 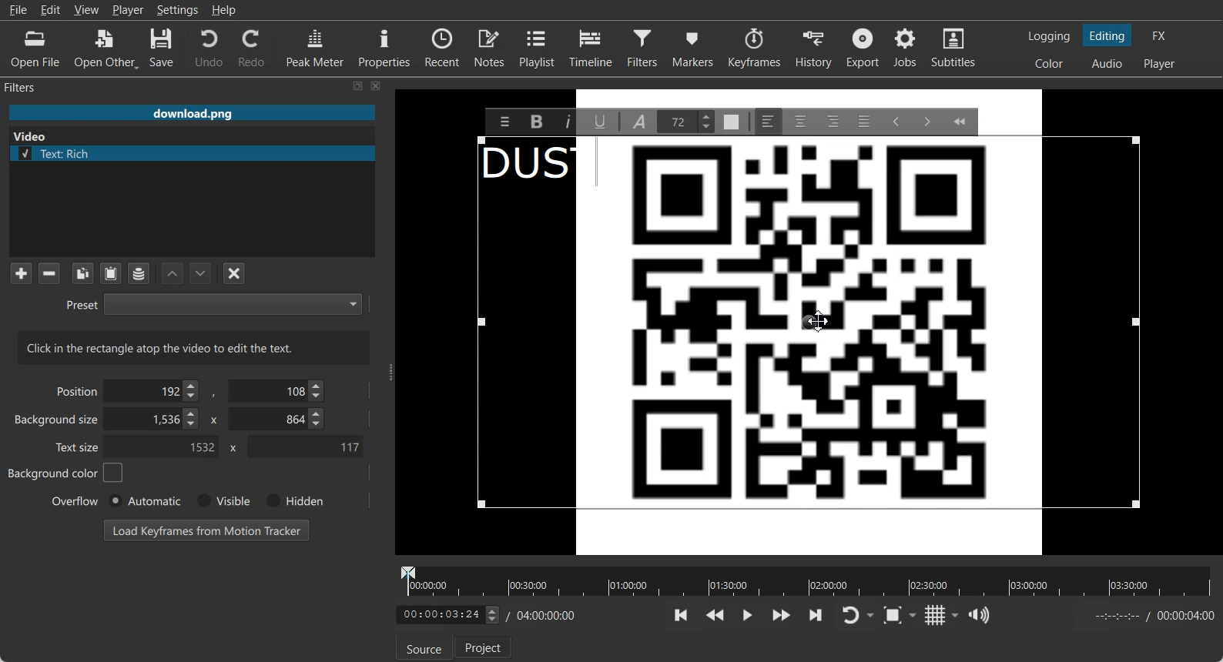 I want to click on Visible, so click(x=222, y=501).